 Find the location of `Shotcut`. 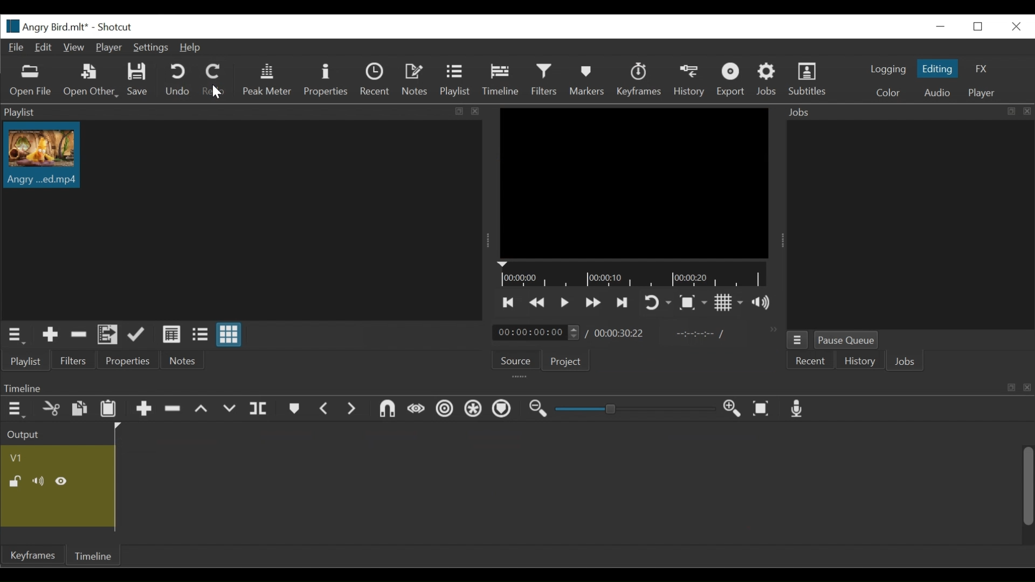

Shotcut is located at coordinates (112, 27).